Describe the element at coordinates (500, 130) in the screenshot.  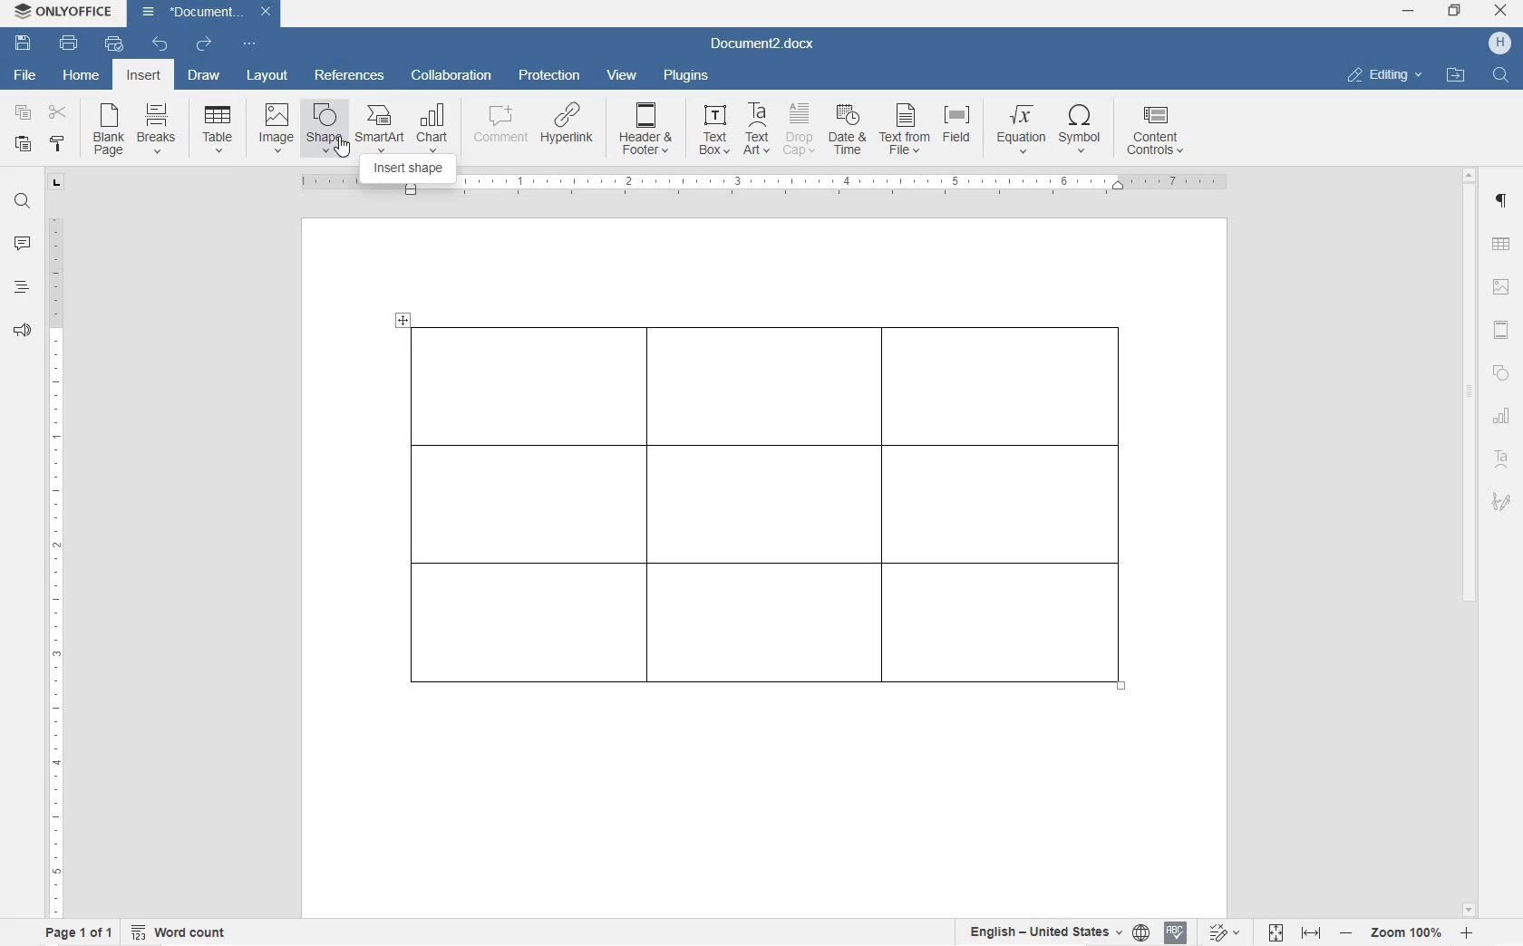
I see `COMMENT` at that location.